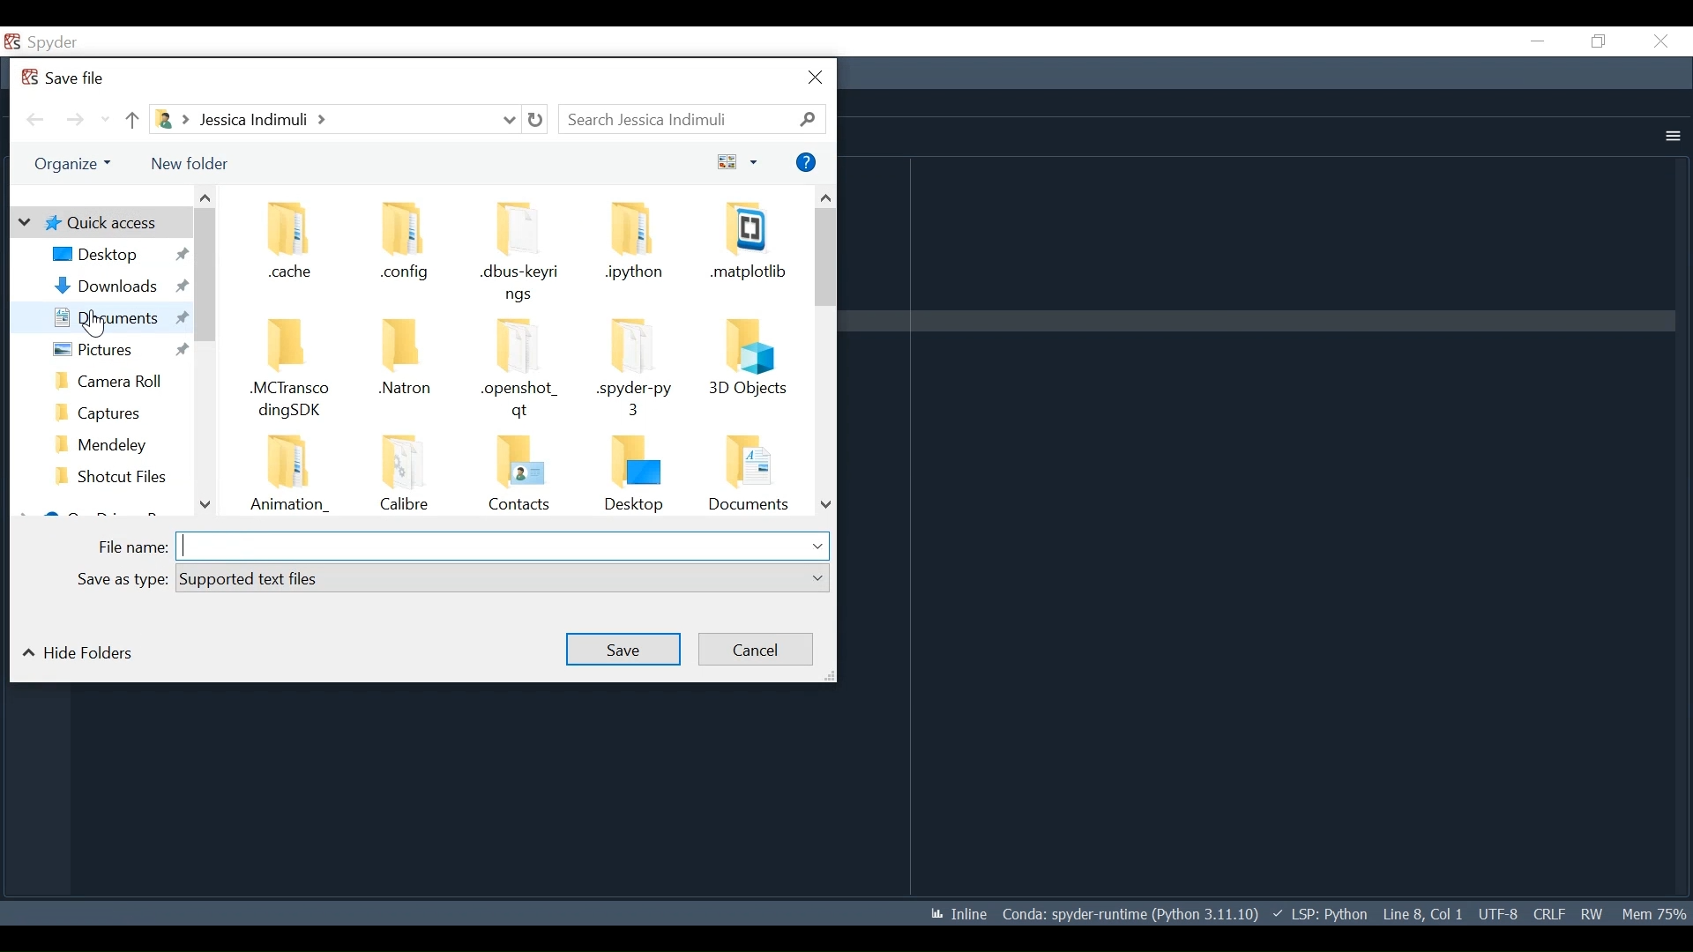  I want to click on Folder, so click(400, 370).